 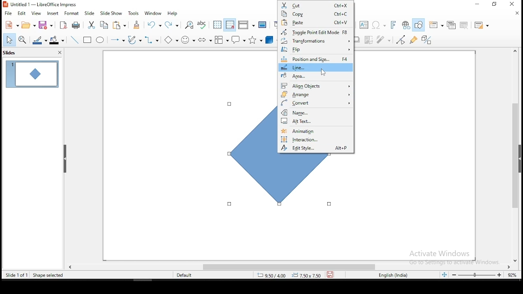 What do you see at coordinates (39, 40) in the screenshot?
I see `line color` at bounding box center [39, 40].